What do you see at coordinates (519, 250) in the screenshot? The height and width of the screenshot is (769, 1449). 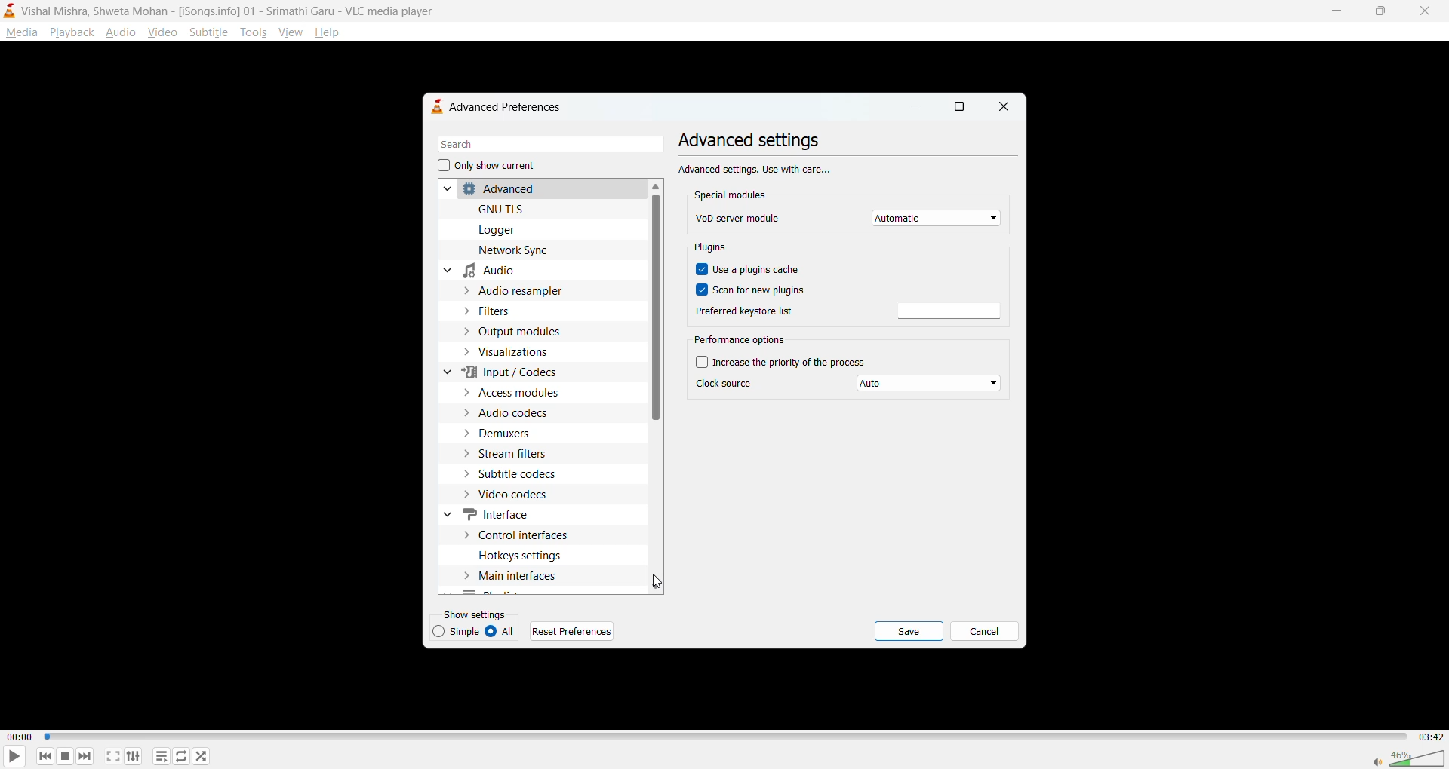 I see `network sync` at bounding box center [519, 250].